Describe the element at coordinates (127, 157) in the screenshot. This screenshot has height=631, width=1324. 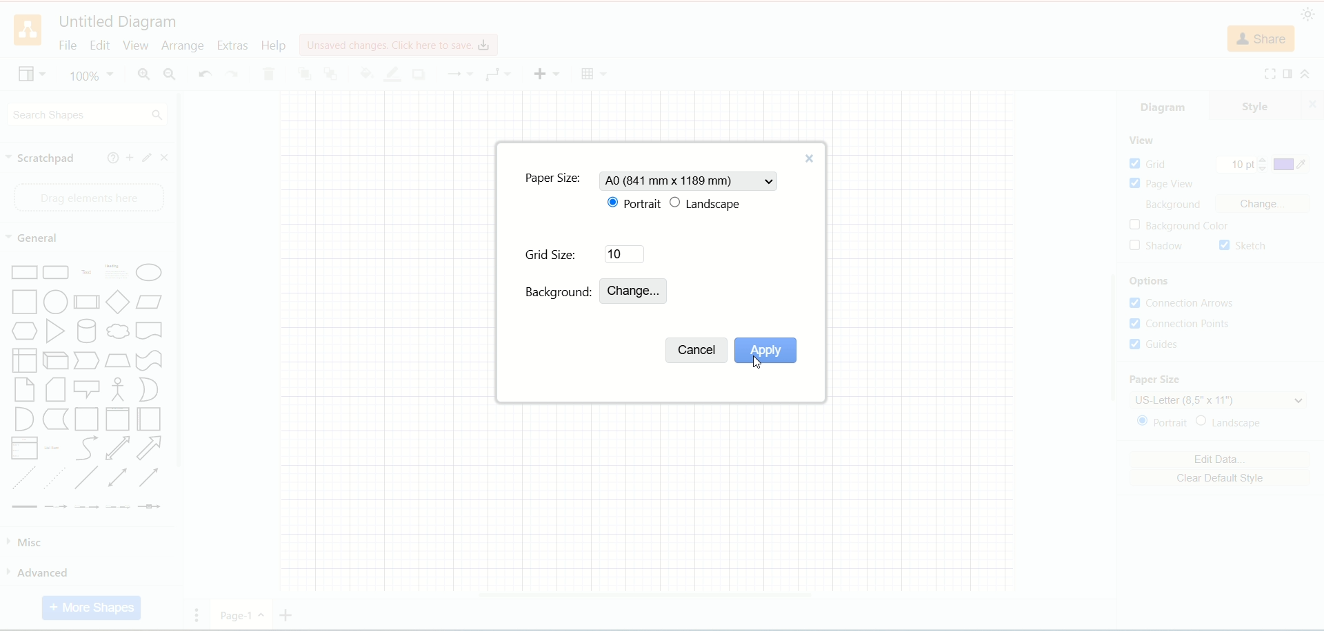
I see `add` at that location.